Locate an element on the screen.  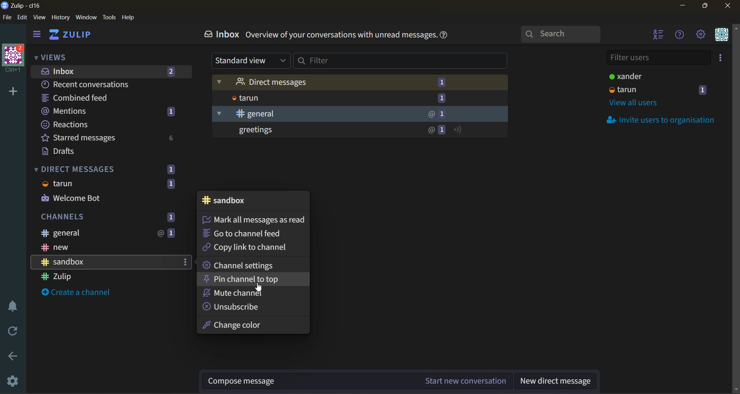
compose message is located at coordinates (360, 380).